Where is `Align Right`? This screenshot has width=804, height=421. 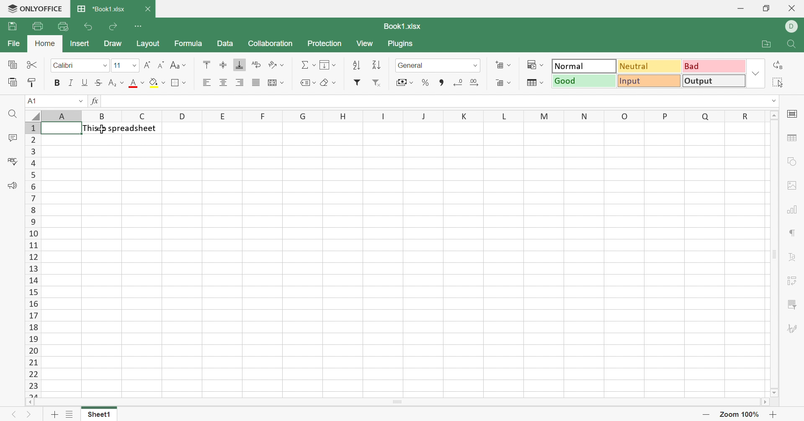
Align Right is located at coordinates (240, 82).